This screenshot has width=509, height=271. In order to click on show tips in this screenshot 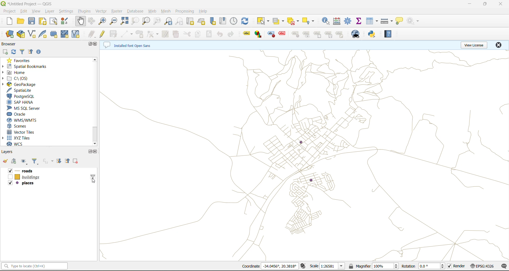, I will do `click(402, 20)`.